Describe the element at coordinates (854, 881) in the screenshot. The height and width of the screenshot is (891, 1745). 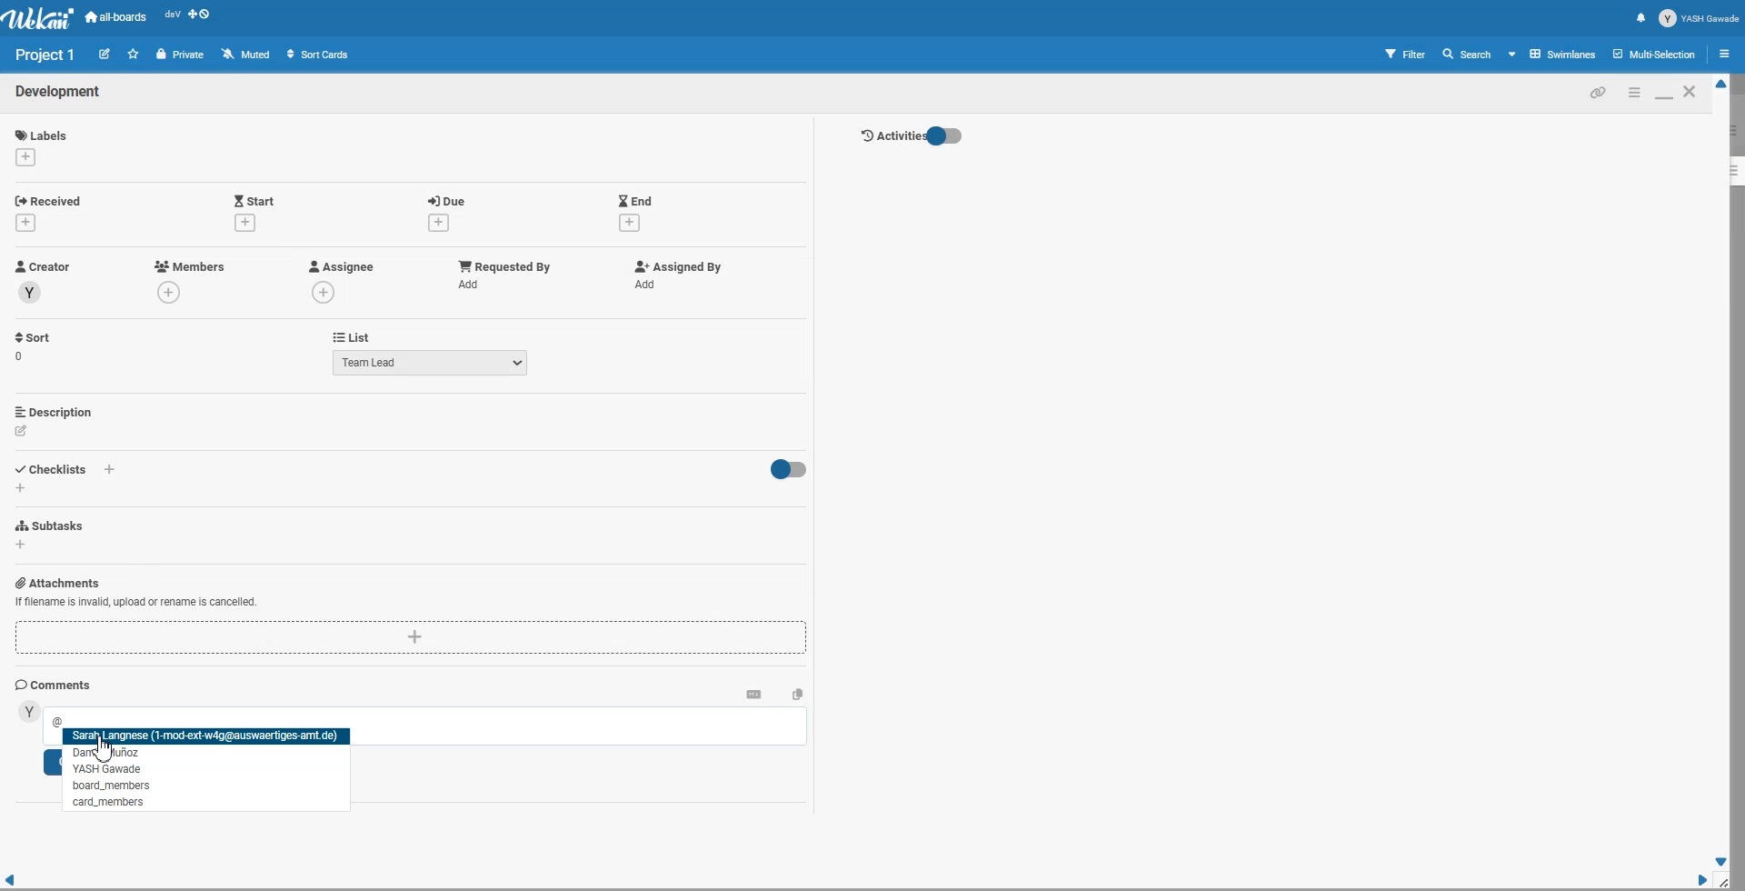
I see `Horizontal Scroll bar` at that location.